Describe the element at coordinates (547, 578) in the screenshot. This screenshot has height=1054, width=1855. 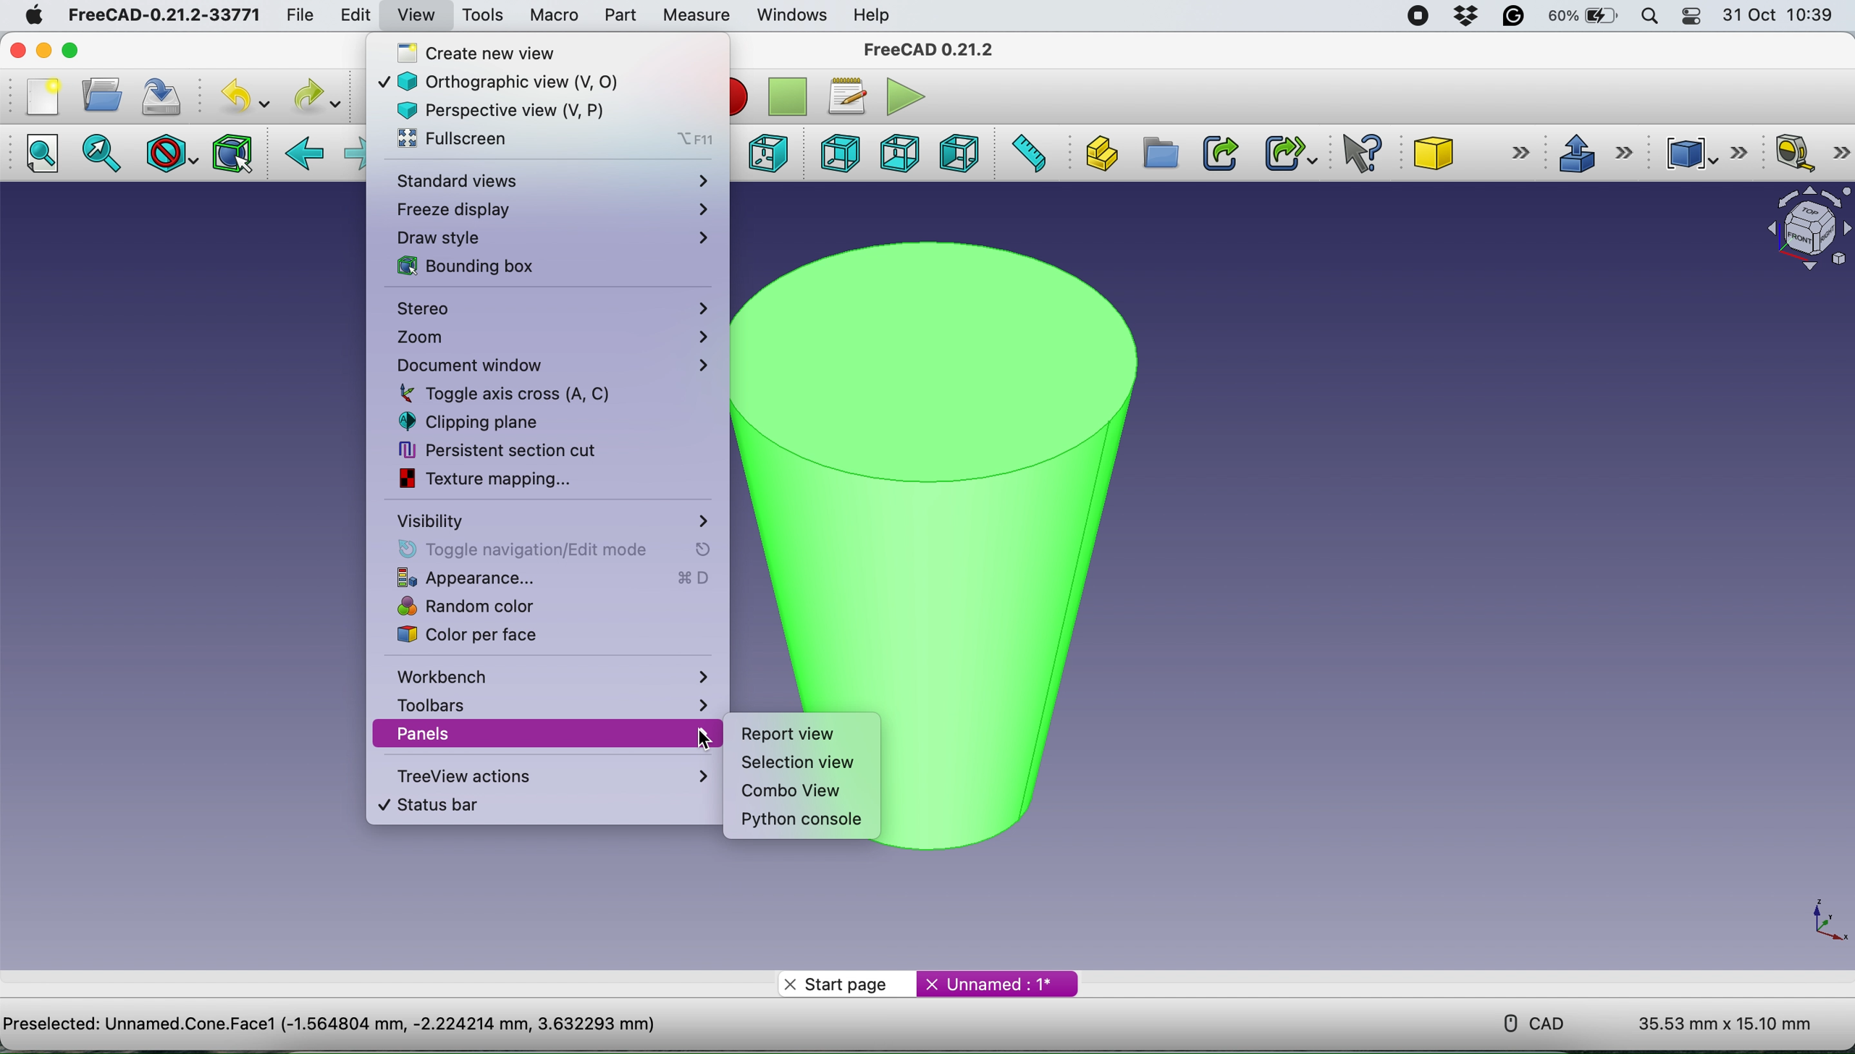
I see `appearance` at that location.